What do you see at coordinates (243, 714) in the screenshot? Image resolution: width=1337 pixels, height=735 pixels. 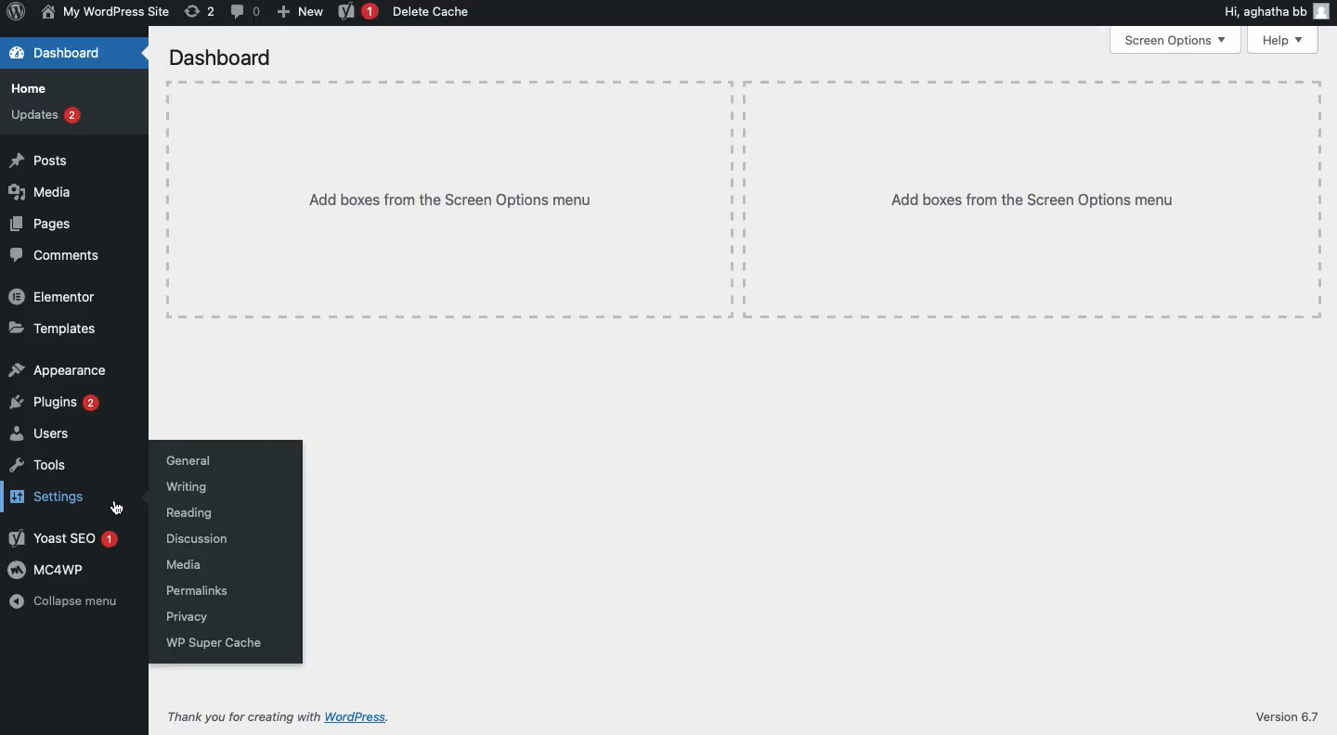 I see `Thank you for creating with` at bounding box center [243, 714].